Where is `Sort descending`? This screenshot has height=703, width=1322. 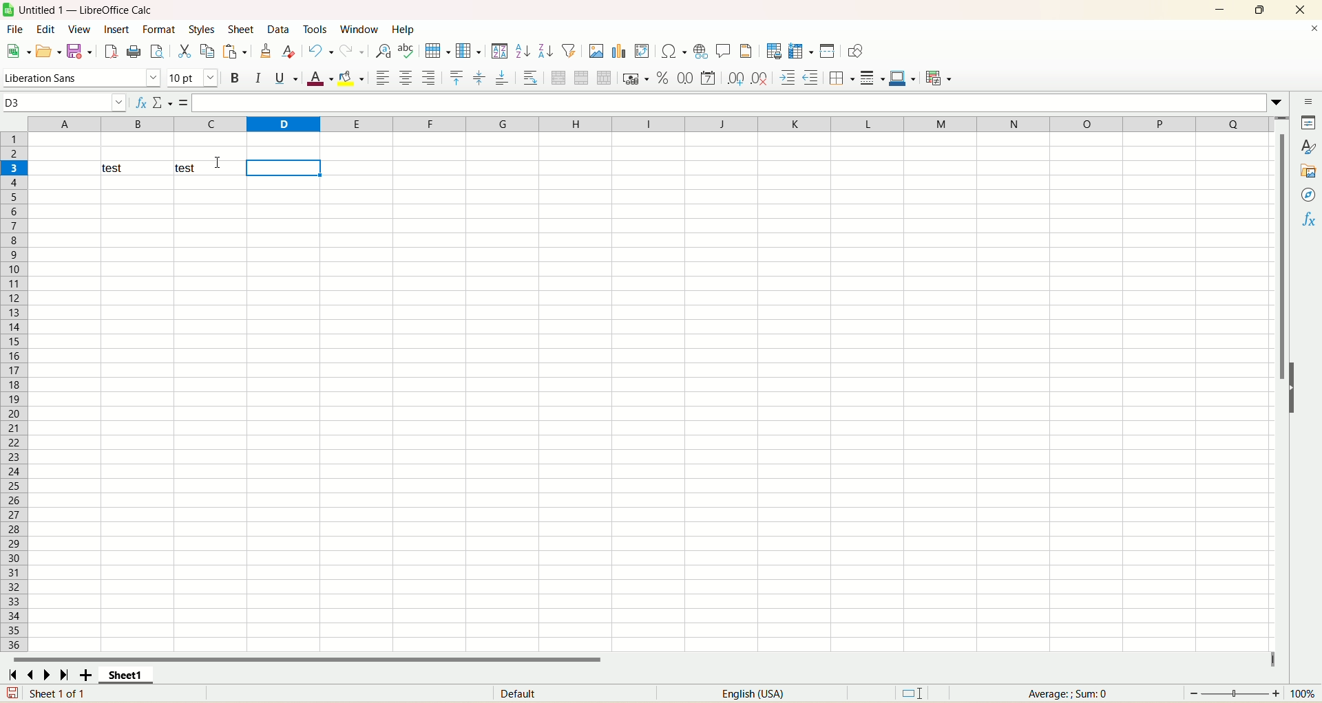 Sort descending is located at coordinates (546, 50).